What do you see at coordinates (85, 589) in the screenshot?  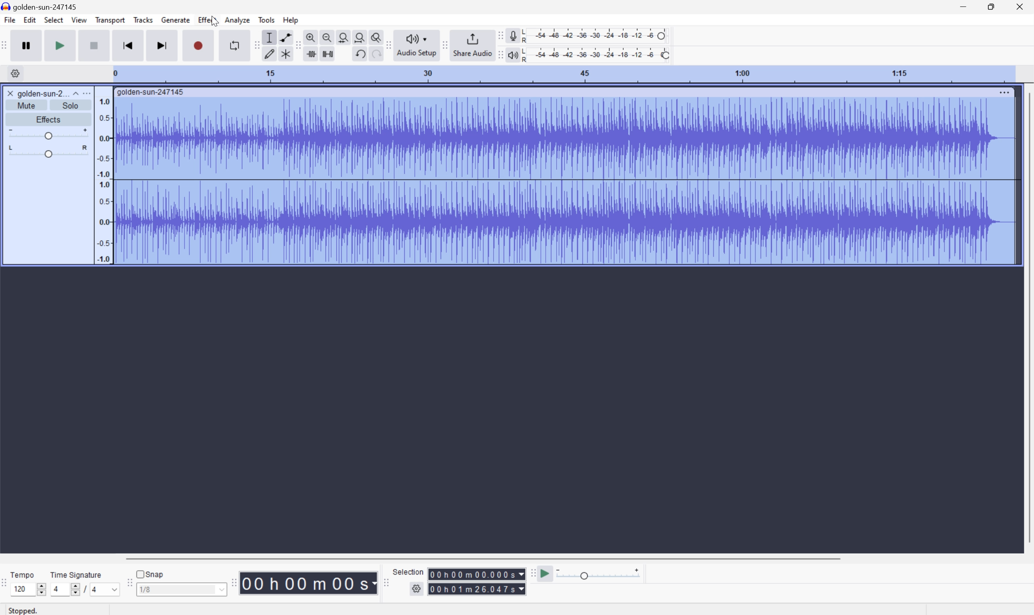 I see `/` at bounding box center [85, 589].